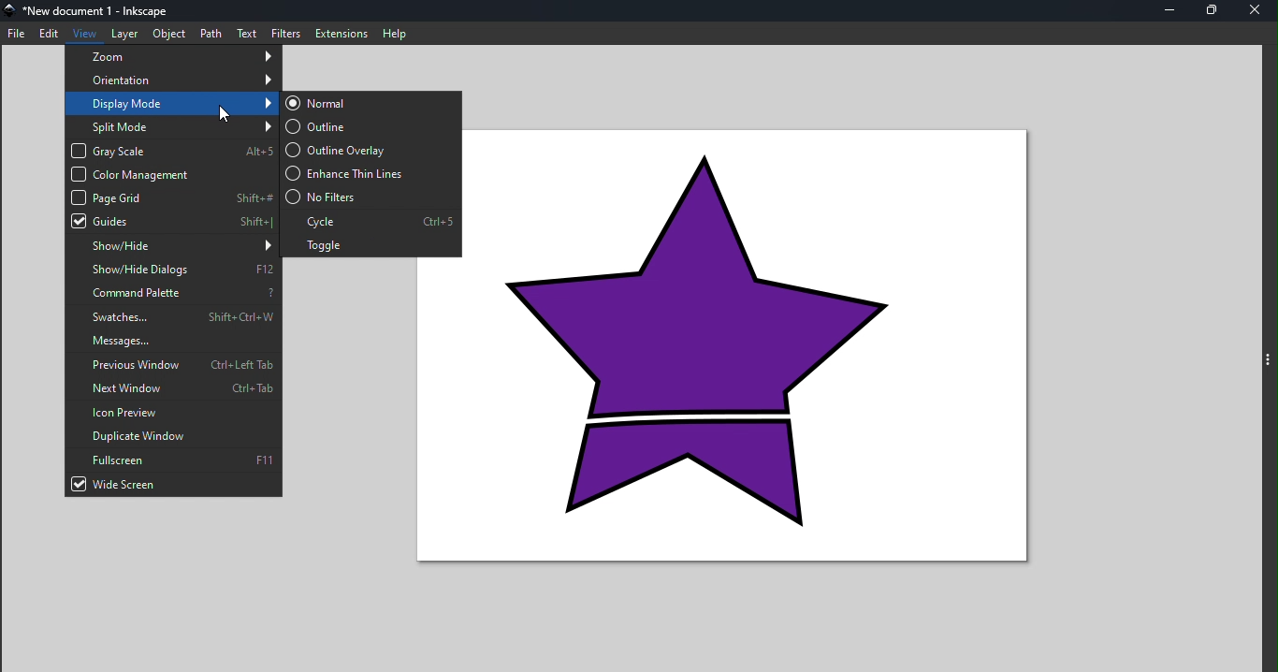 This screenshot has height=672, width=1278. Describe the element at coordinates (174, 364) in the screenshot. I see `Previous window` at that location.